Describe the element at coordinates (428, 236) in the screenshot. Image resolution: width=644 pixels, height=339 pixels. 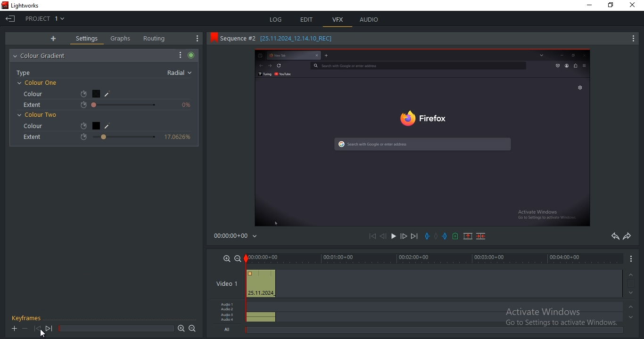
I see `mark in` at that location.